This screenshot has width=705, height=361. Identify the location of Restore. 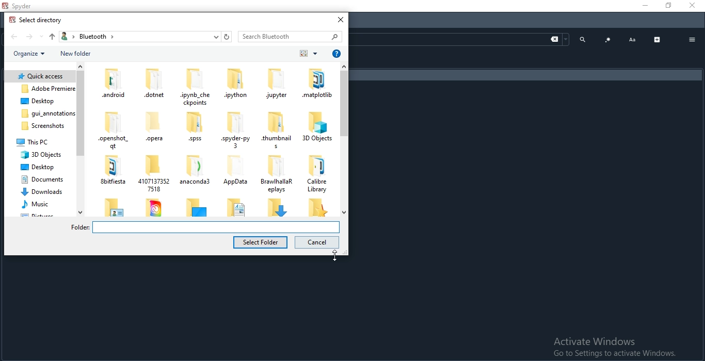
(667, 6).